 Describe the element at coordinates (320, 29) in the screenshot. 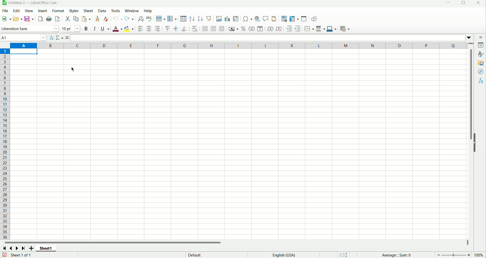

I see `Border style` at that location.